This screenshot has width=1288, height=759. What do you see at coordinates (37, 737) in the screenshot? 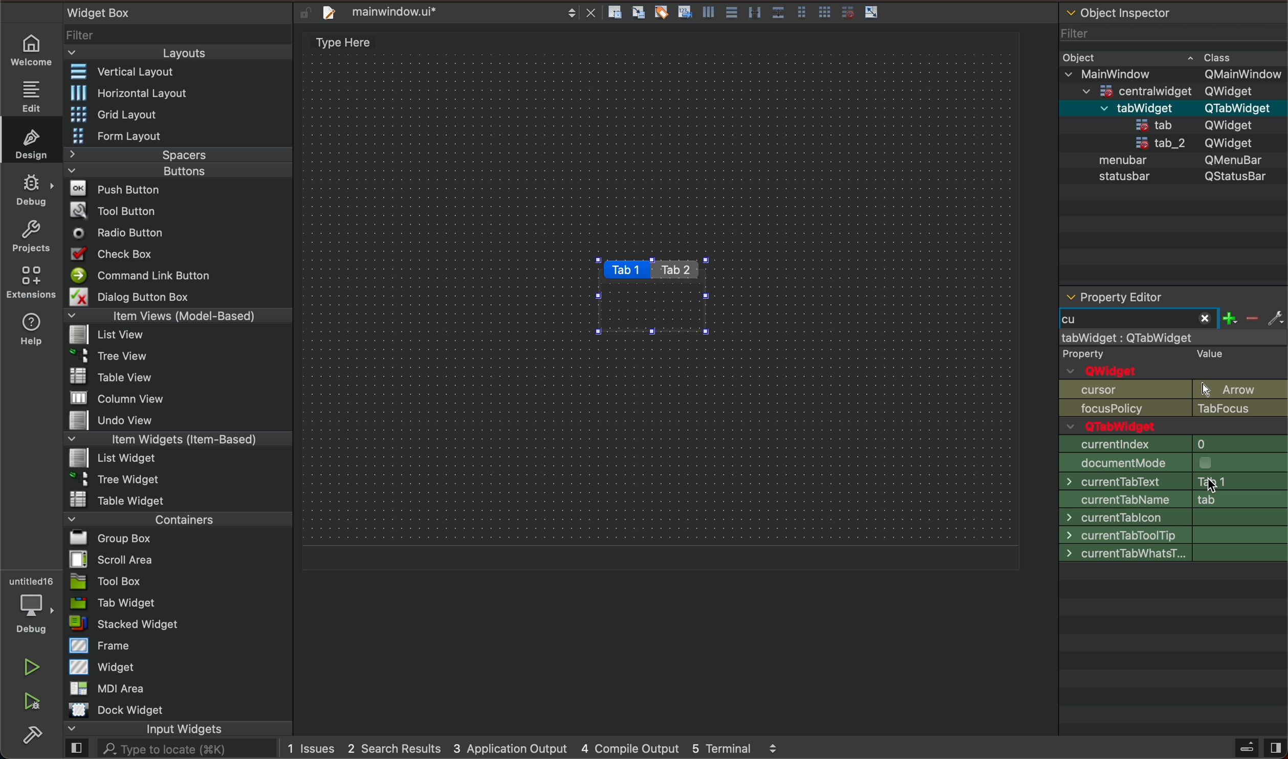
I see `build` at bounding box center [37, 737].